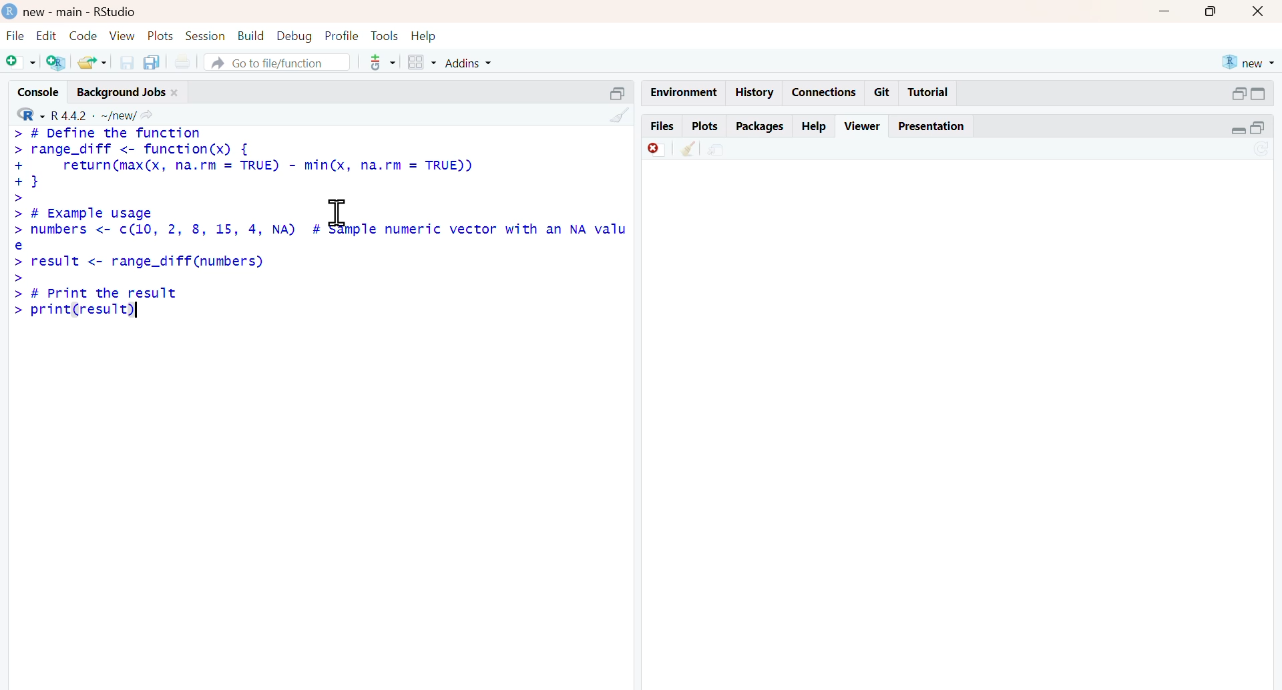 This screenshot has width=1282, height=690. What do you see at coordinates (320, 247) in the screenshot?
I see `>> # Example usage > numbers <- c(10, 2, 8, 15, 4, NA) # sample numeric vector with an NA value> result <- range_diff (numbers)>> # Print the result` at bounding box center [320, 247].